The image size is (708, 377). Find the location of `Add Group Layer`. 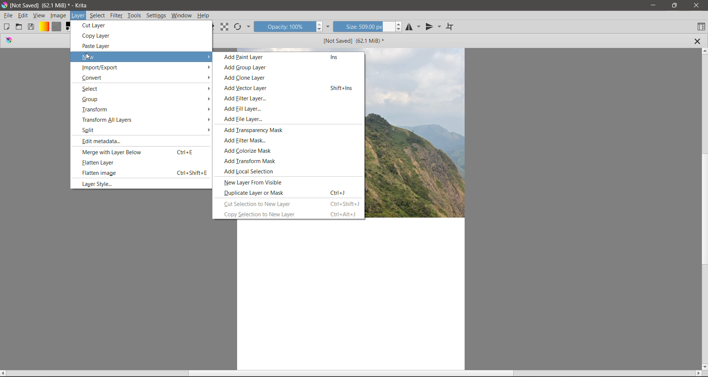

Add Group Layer is located at coordinates (247, 68).